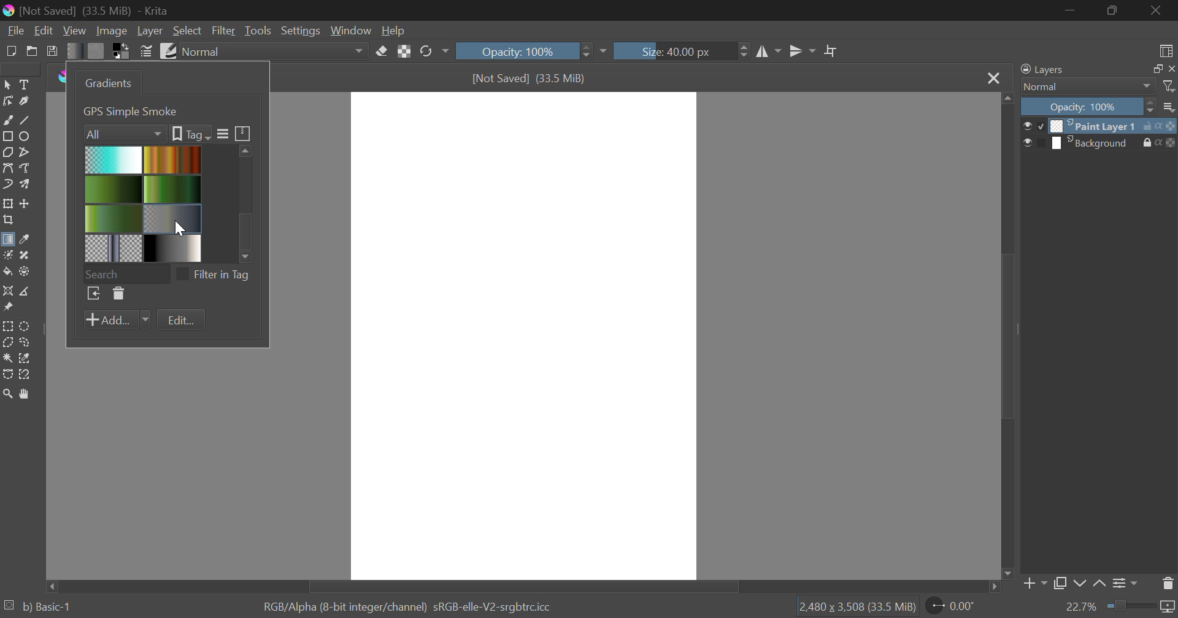  I want to click on Layers, so click(1042, 70).